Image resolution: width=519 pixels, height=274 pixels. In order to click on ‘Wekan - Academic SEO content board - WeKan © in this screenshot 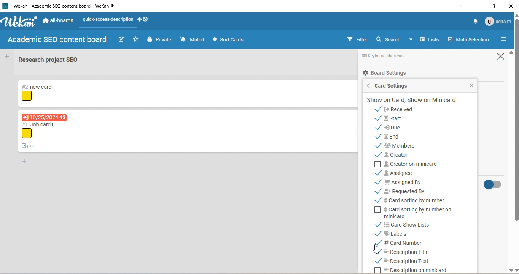, I will do `click(67, 6)`.